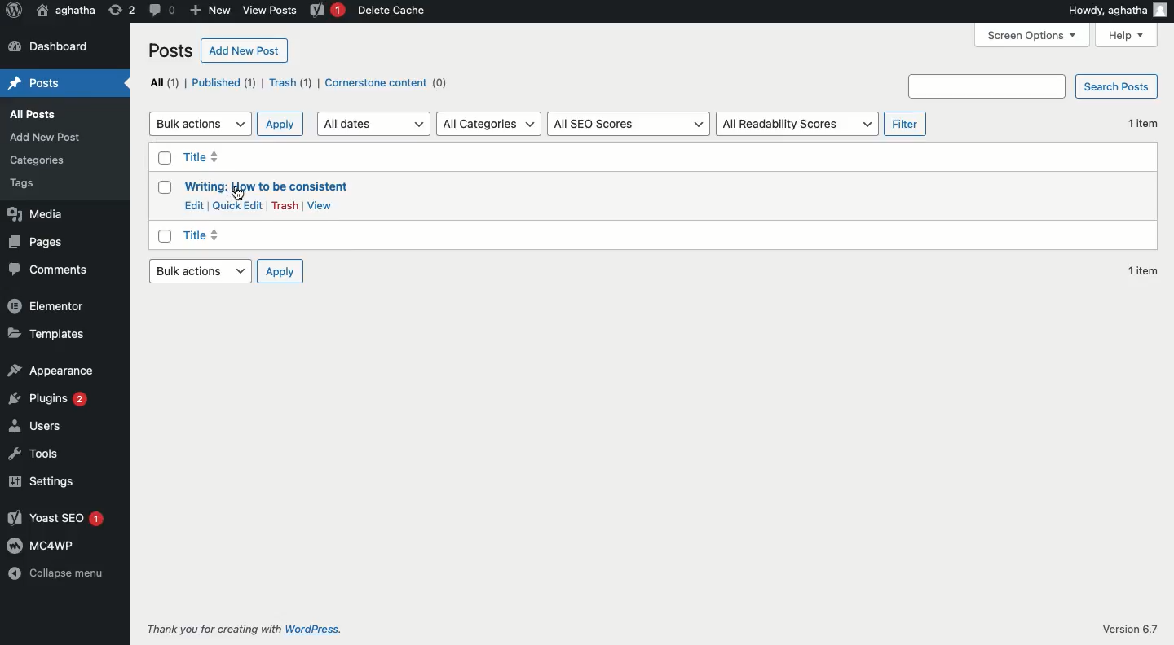 The image size is (1174, 645). I want to click on Collapse menu, so click(63, 573).